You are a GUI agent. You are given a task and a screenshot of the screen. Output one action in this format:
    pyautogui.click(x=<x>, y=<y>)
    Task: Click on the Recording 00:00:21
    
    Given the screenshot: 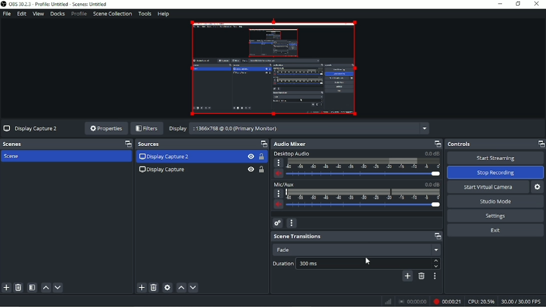 What is the action you would take?
    pyautogui.click(x=447, y=301)
    